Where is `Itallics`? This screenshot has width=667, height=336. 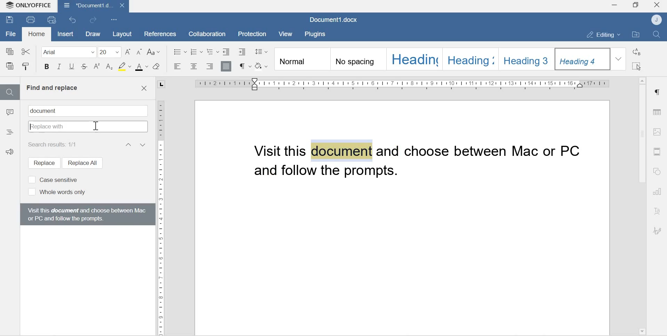 Itallics is located at coordinates (59, 67).